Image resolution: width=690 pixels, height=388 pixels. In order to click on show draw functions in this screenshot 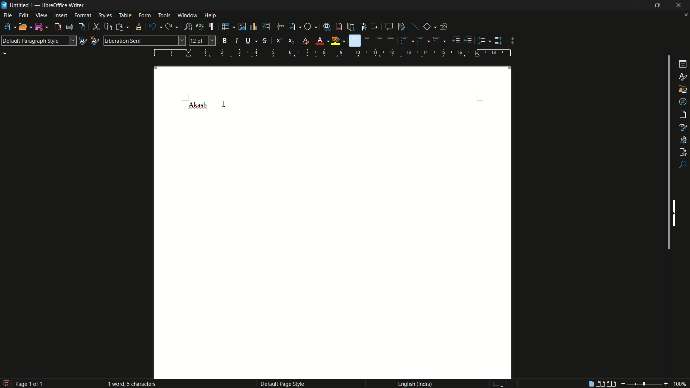, I will do `click(443, 26)`.